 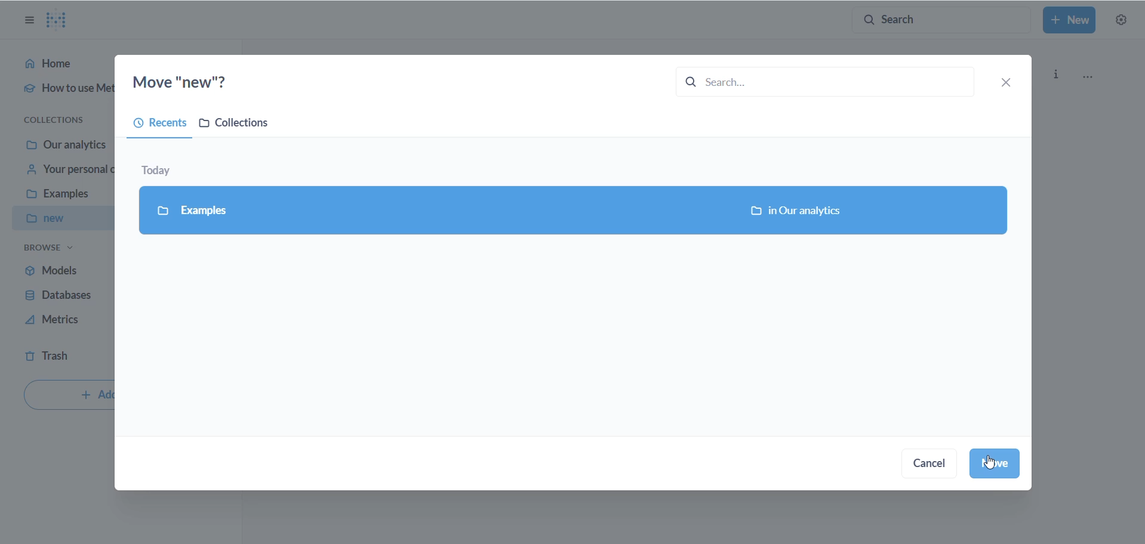 What do you see at coordinates (50, 251) in the screenshot?
I see `browse` at bounding box center [50, 251].